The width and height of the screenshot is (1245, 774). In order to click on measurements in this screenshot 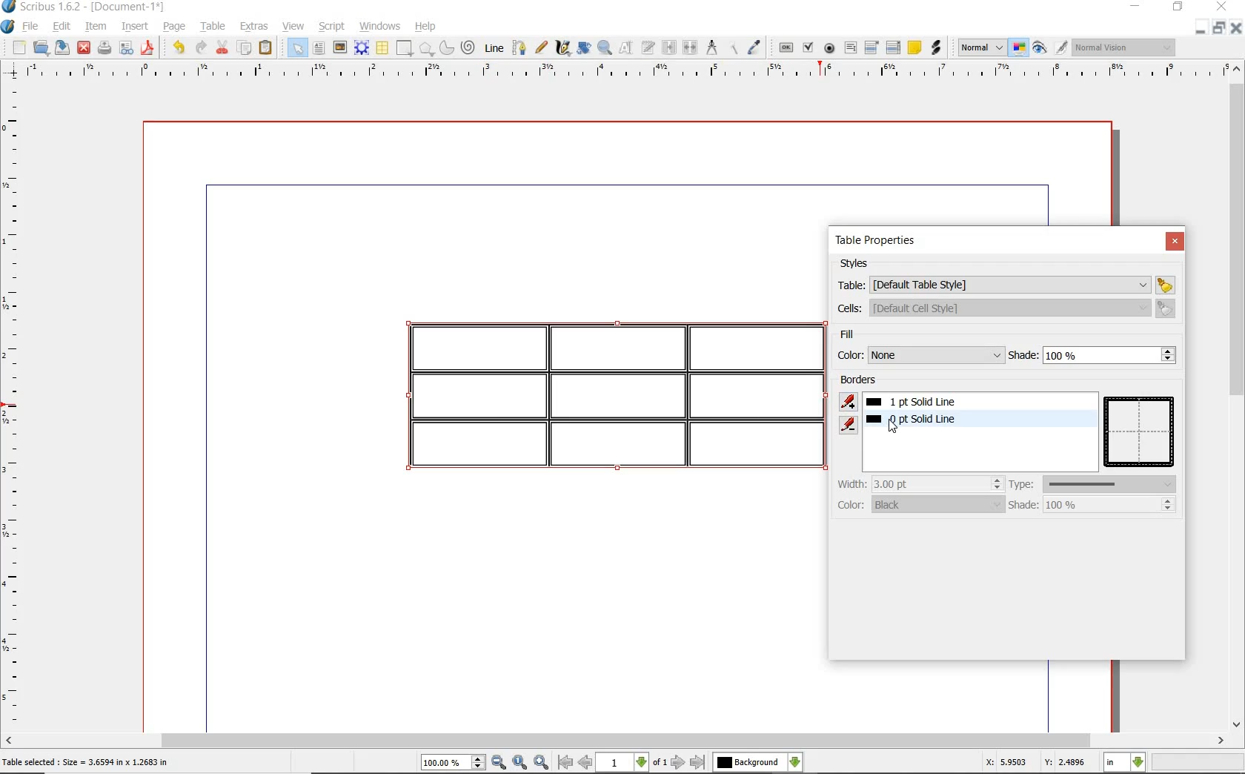, I will do `click(712, 47)`.